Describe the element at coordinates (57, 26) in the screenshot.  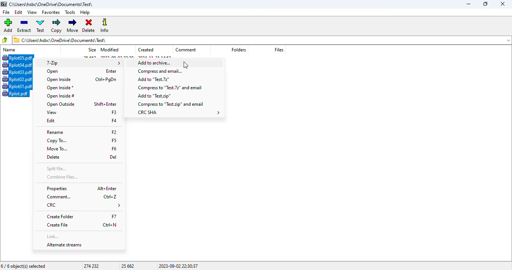
I see `copy` at that location.